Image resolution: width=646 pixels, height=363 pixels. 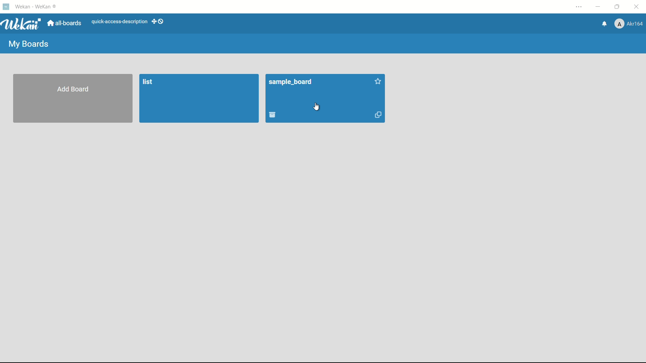 What do you see at coordinates (290, 82) in the screenshot?
I see `board name` at bounding box center [290, 82].